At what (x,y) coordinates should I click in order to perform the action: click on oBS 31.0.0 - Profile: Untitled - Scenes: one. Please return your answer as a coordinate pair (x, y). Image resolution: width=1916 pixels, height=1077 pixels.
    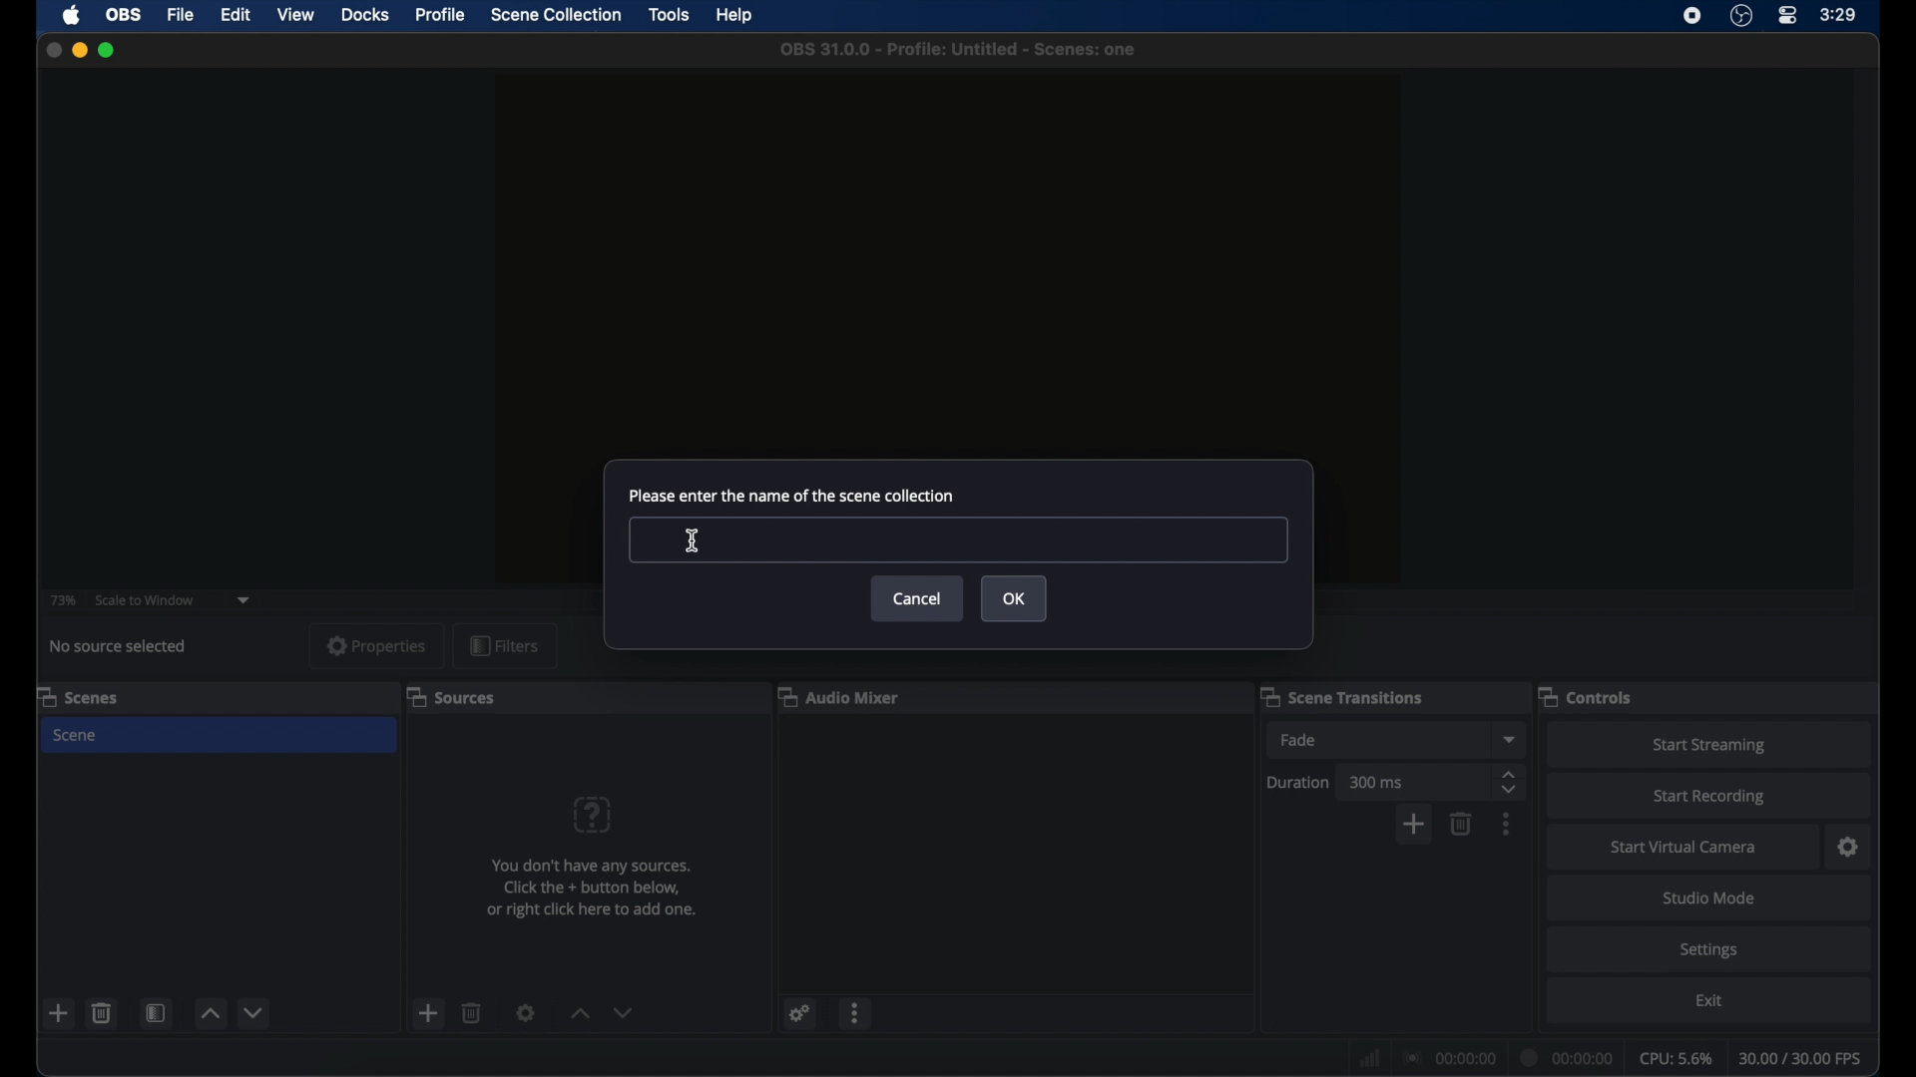
    Looking at the image, I should click on (960, 55).